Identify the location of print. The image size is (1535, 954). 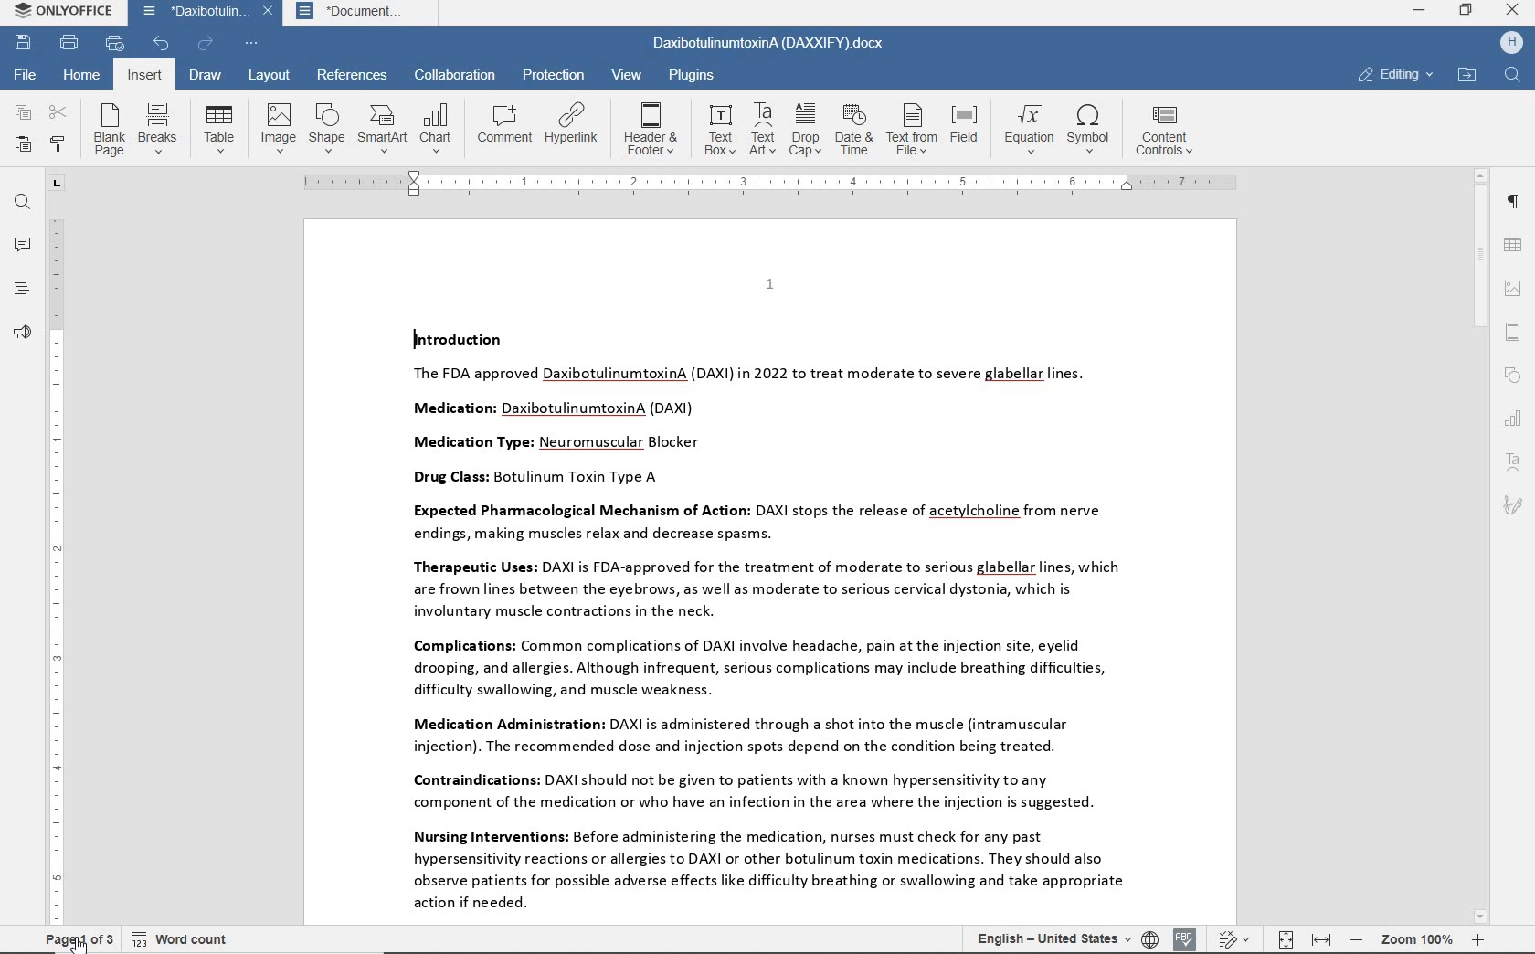
(70, 43).